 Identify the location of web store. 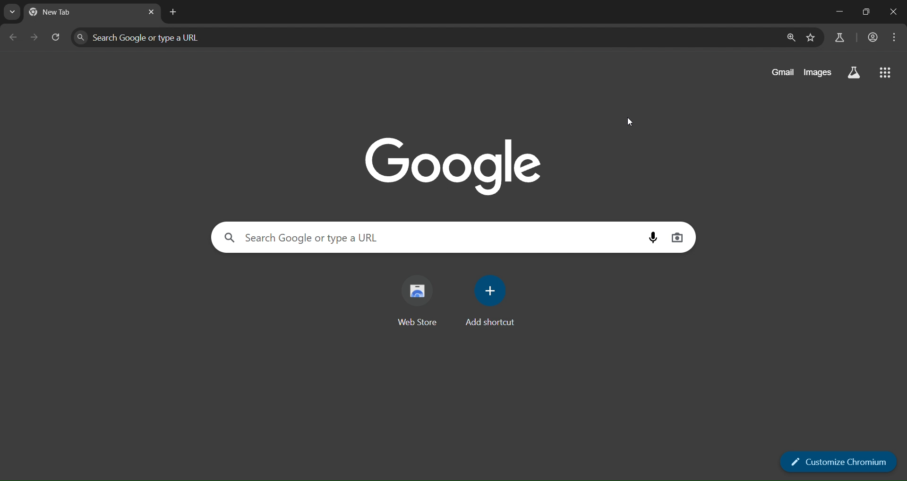
(419, 296).